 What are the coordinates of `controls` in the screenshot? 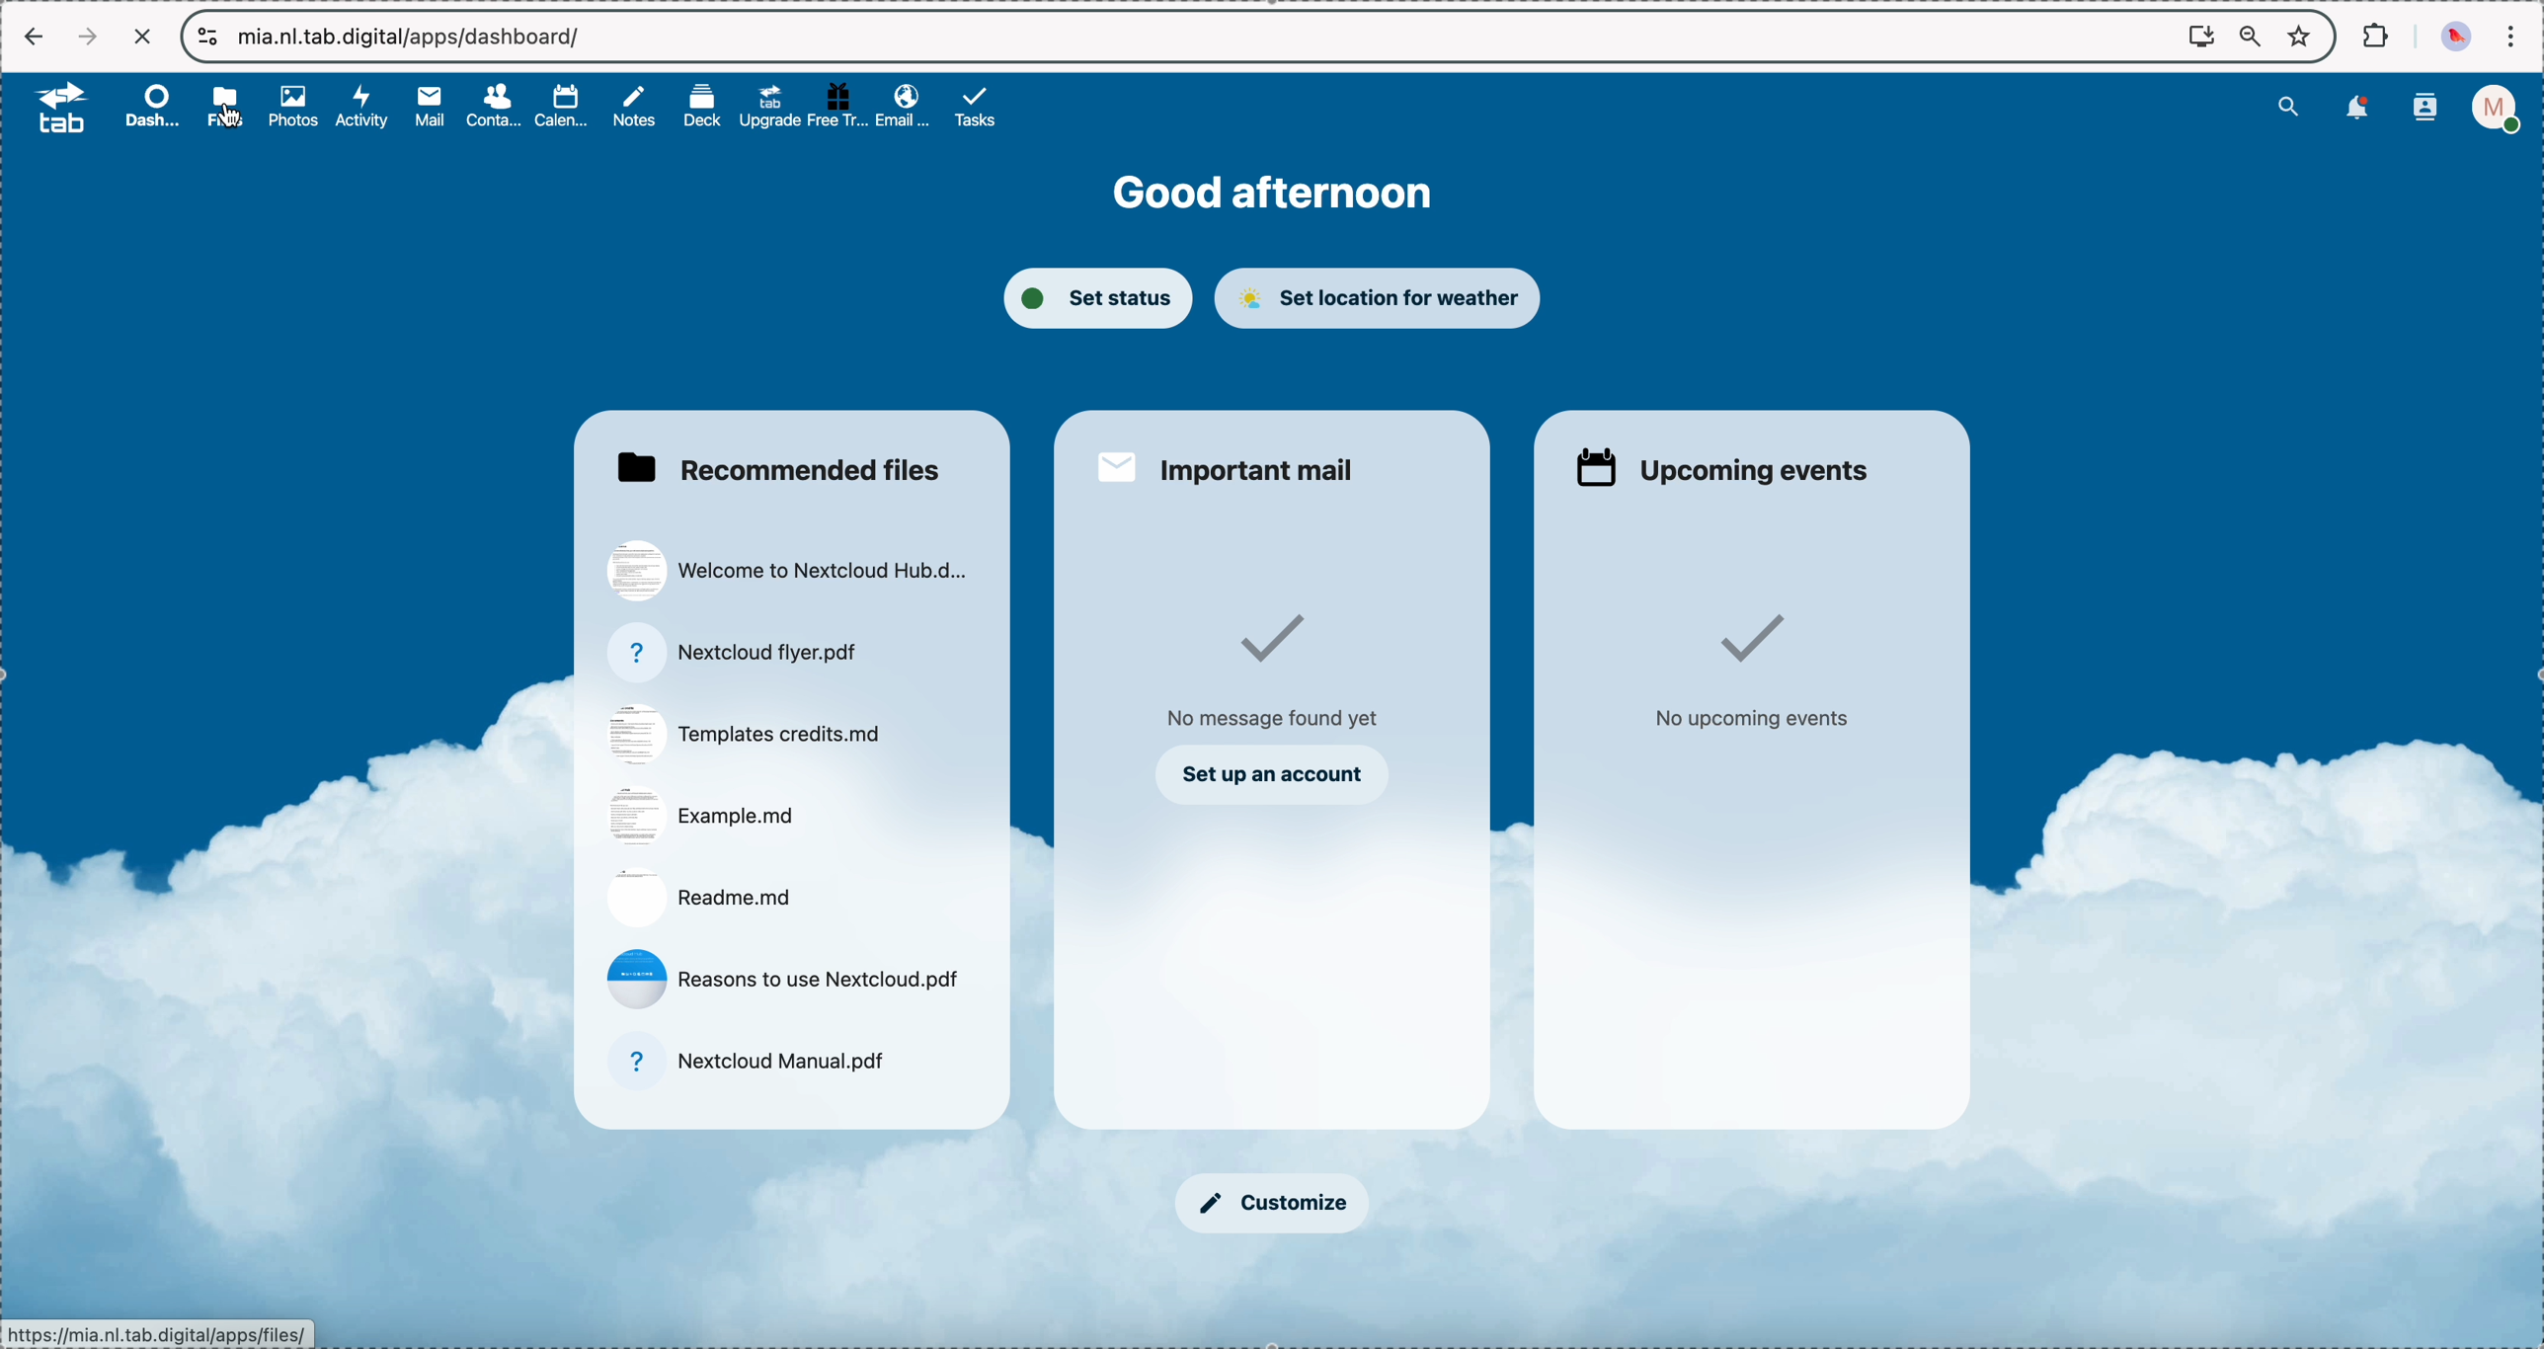 It's located at (209, 37).